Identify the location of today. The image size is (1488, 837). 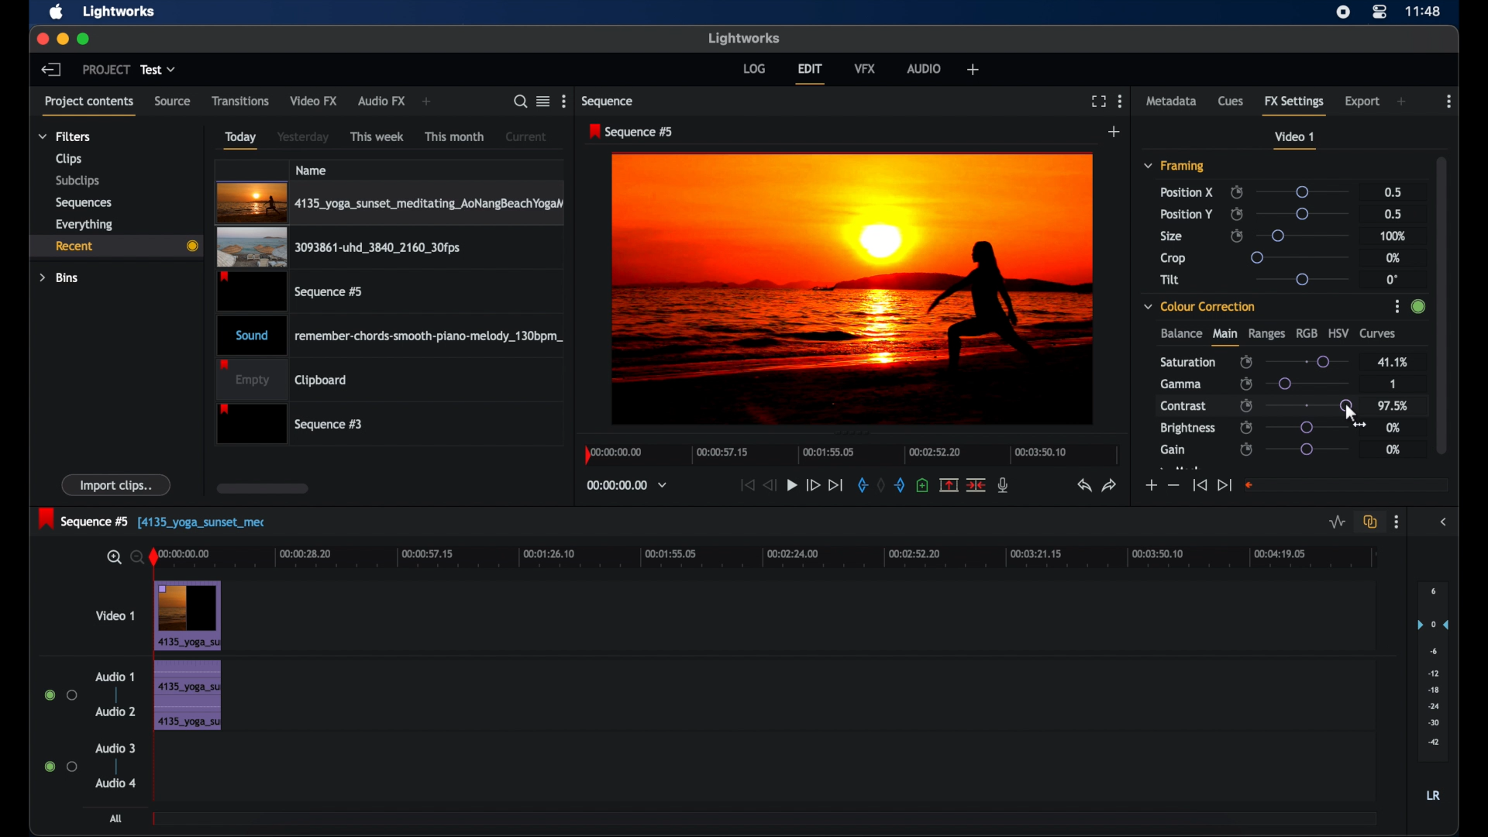
(240, 139).